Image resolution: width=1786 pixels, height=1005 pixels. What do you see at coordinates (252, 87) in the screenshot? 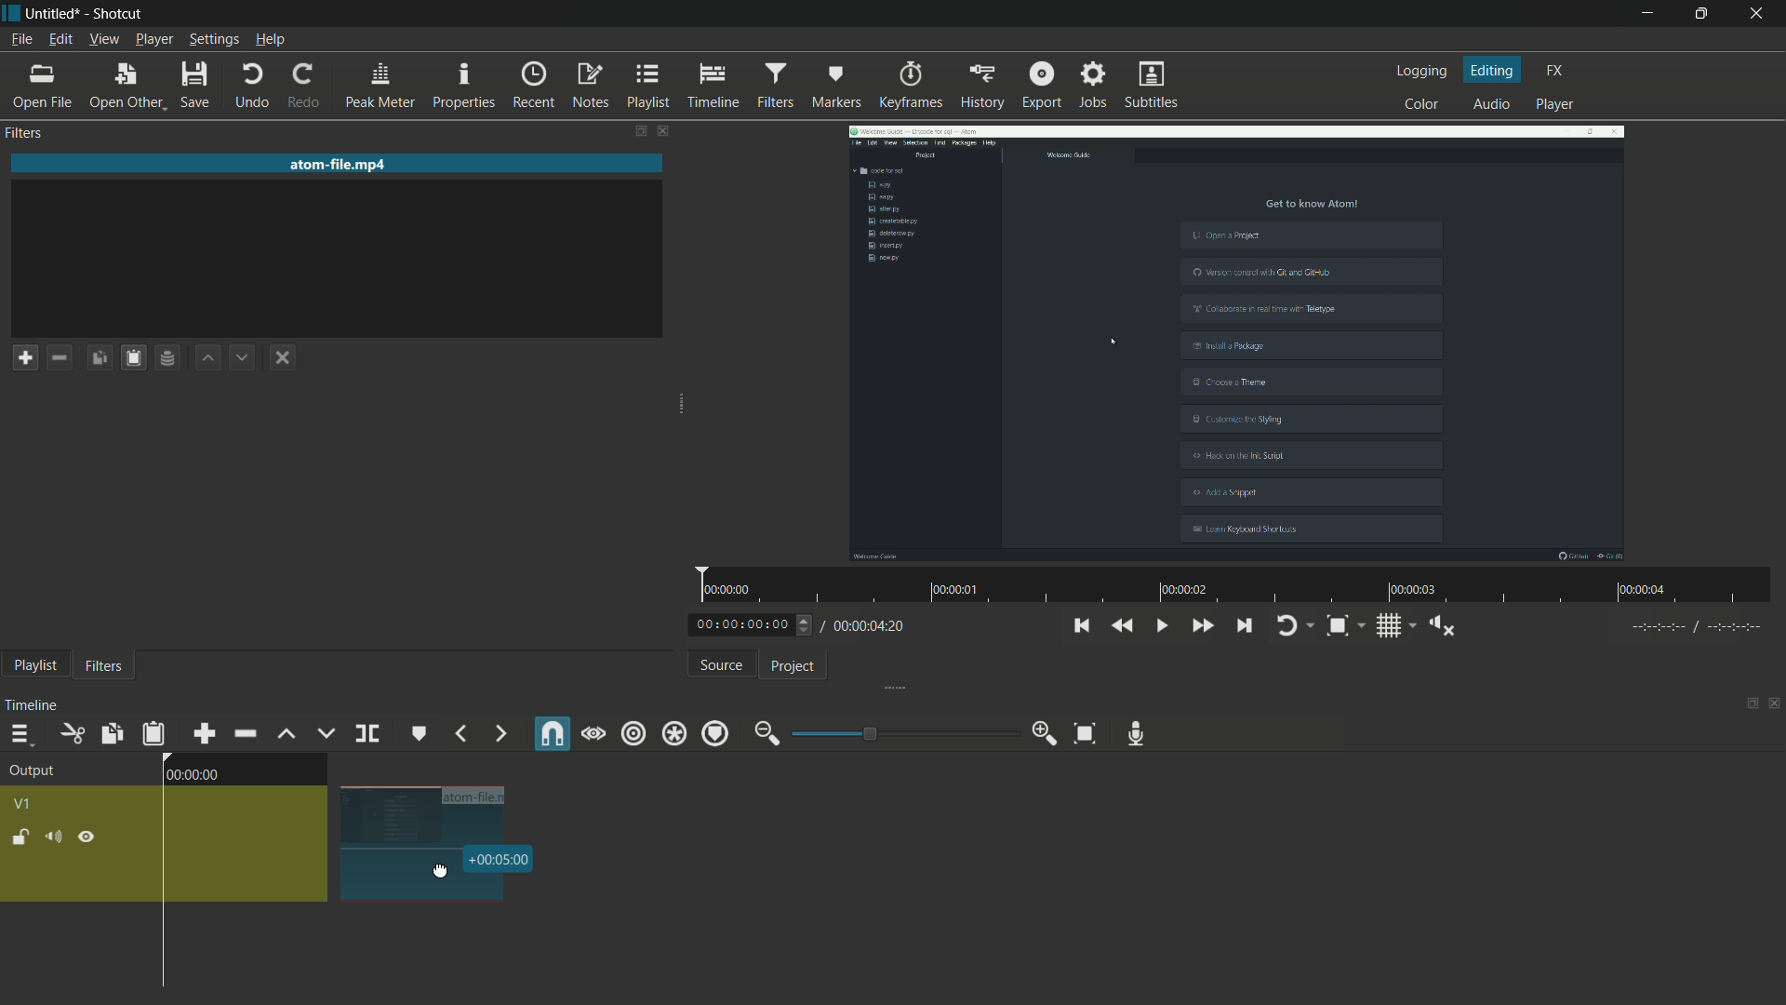
I see `undo` at bounding box center [252, 87].